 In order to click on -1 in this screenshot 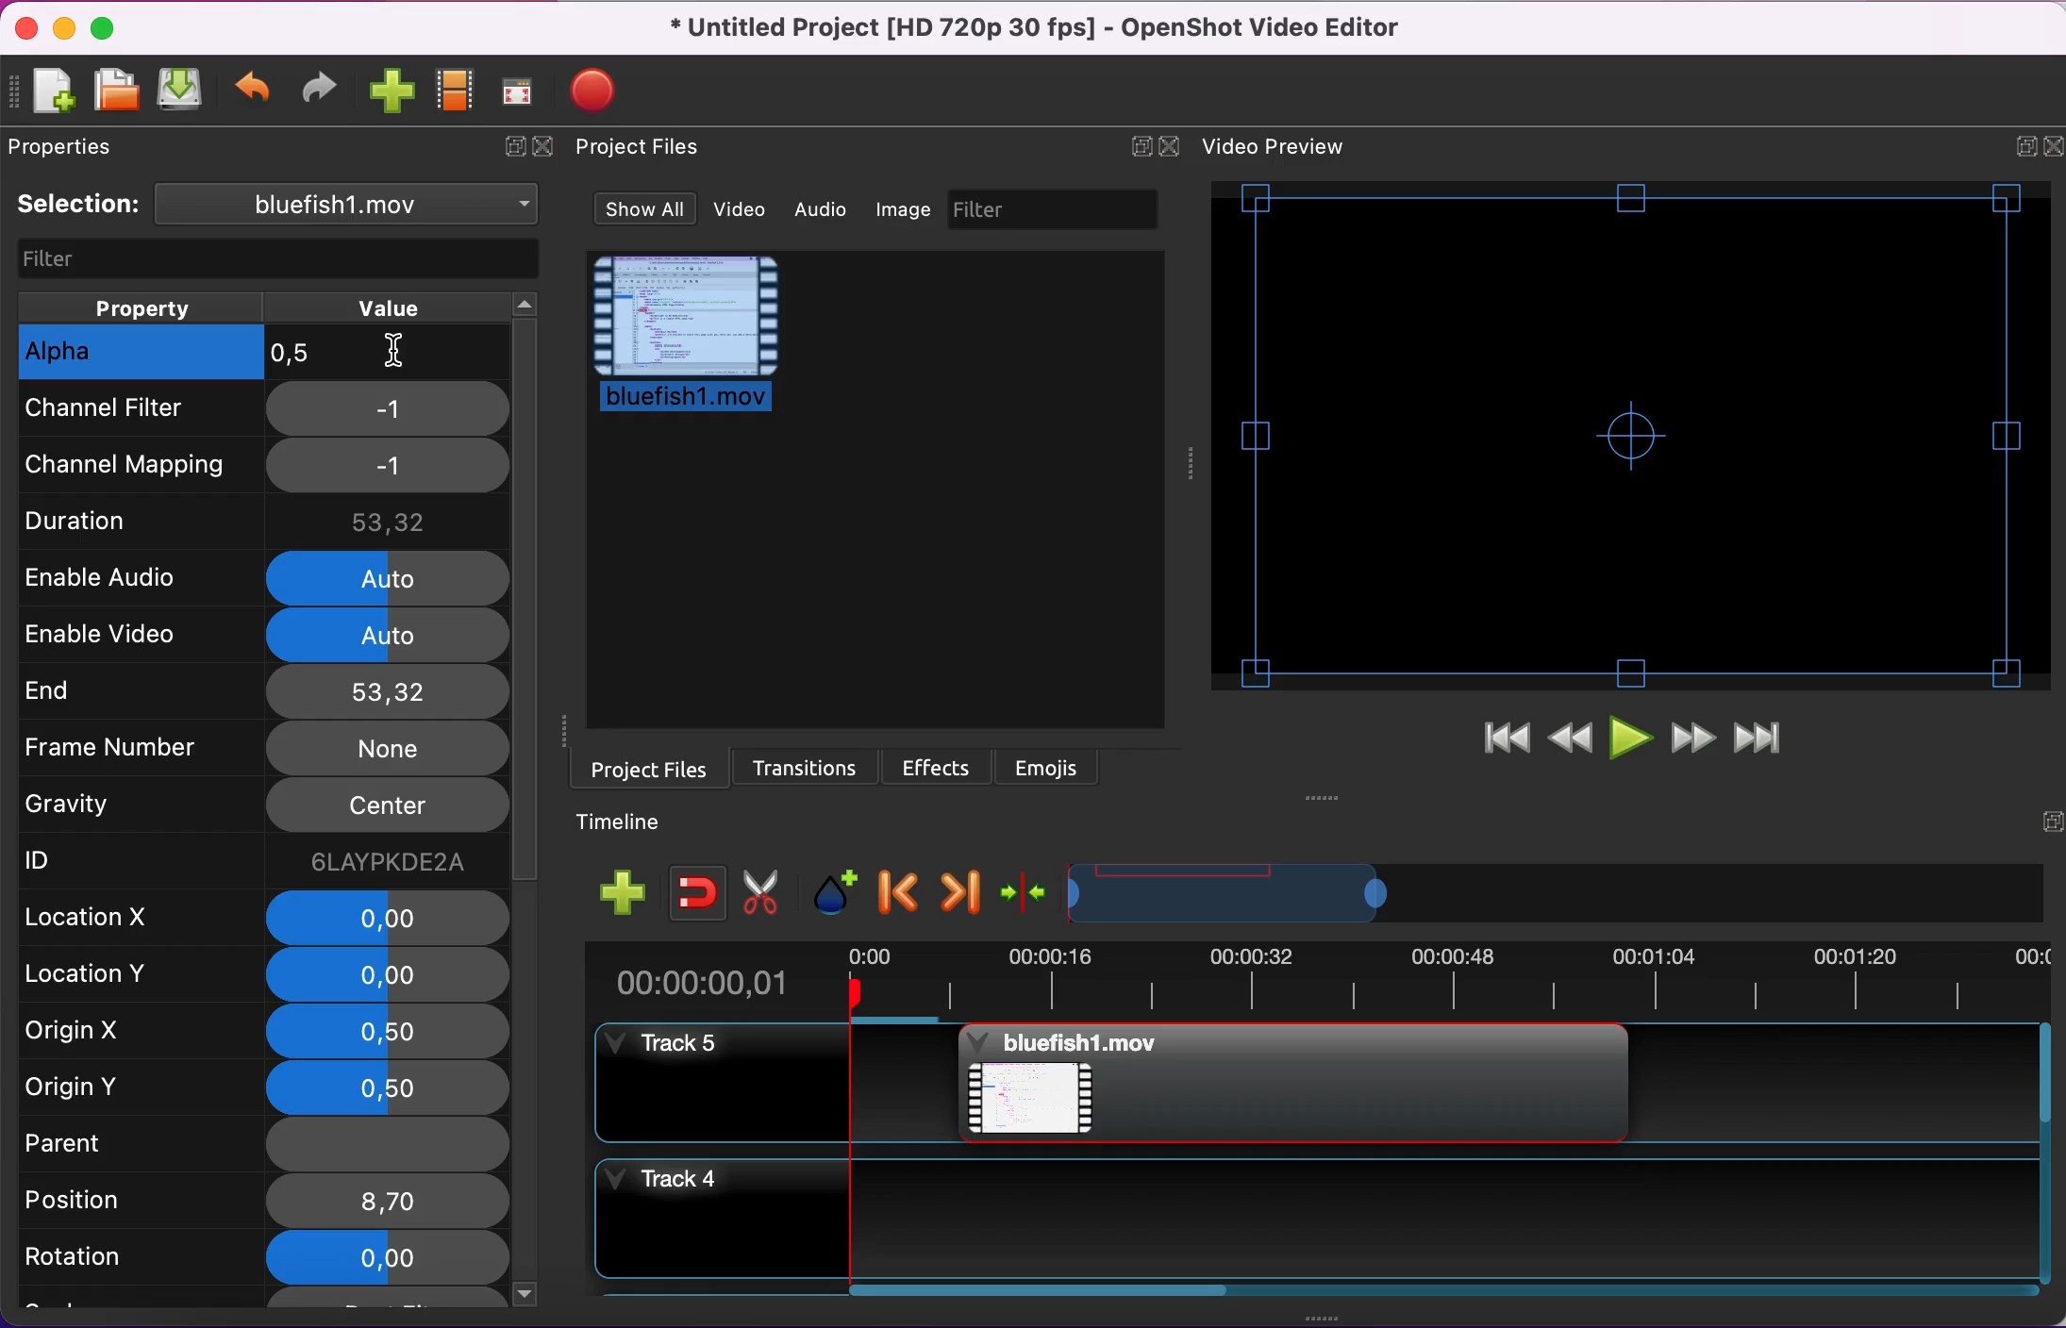, I will do `click(388, 410)`.